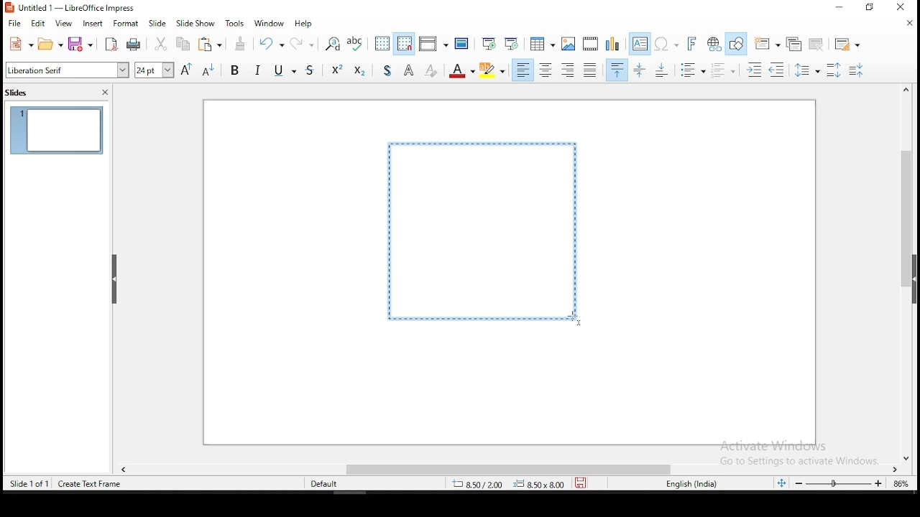  I want to click on save, so click(80, 43).